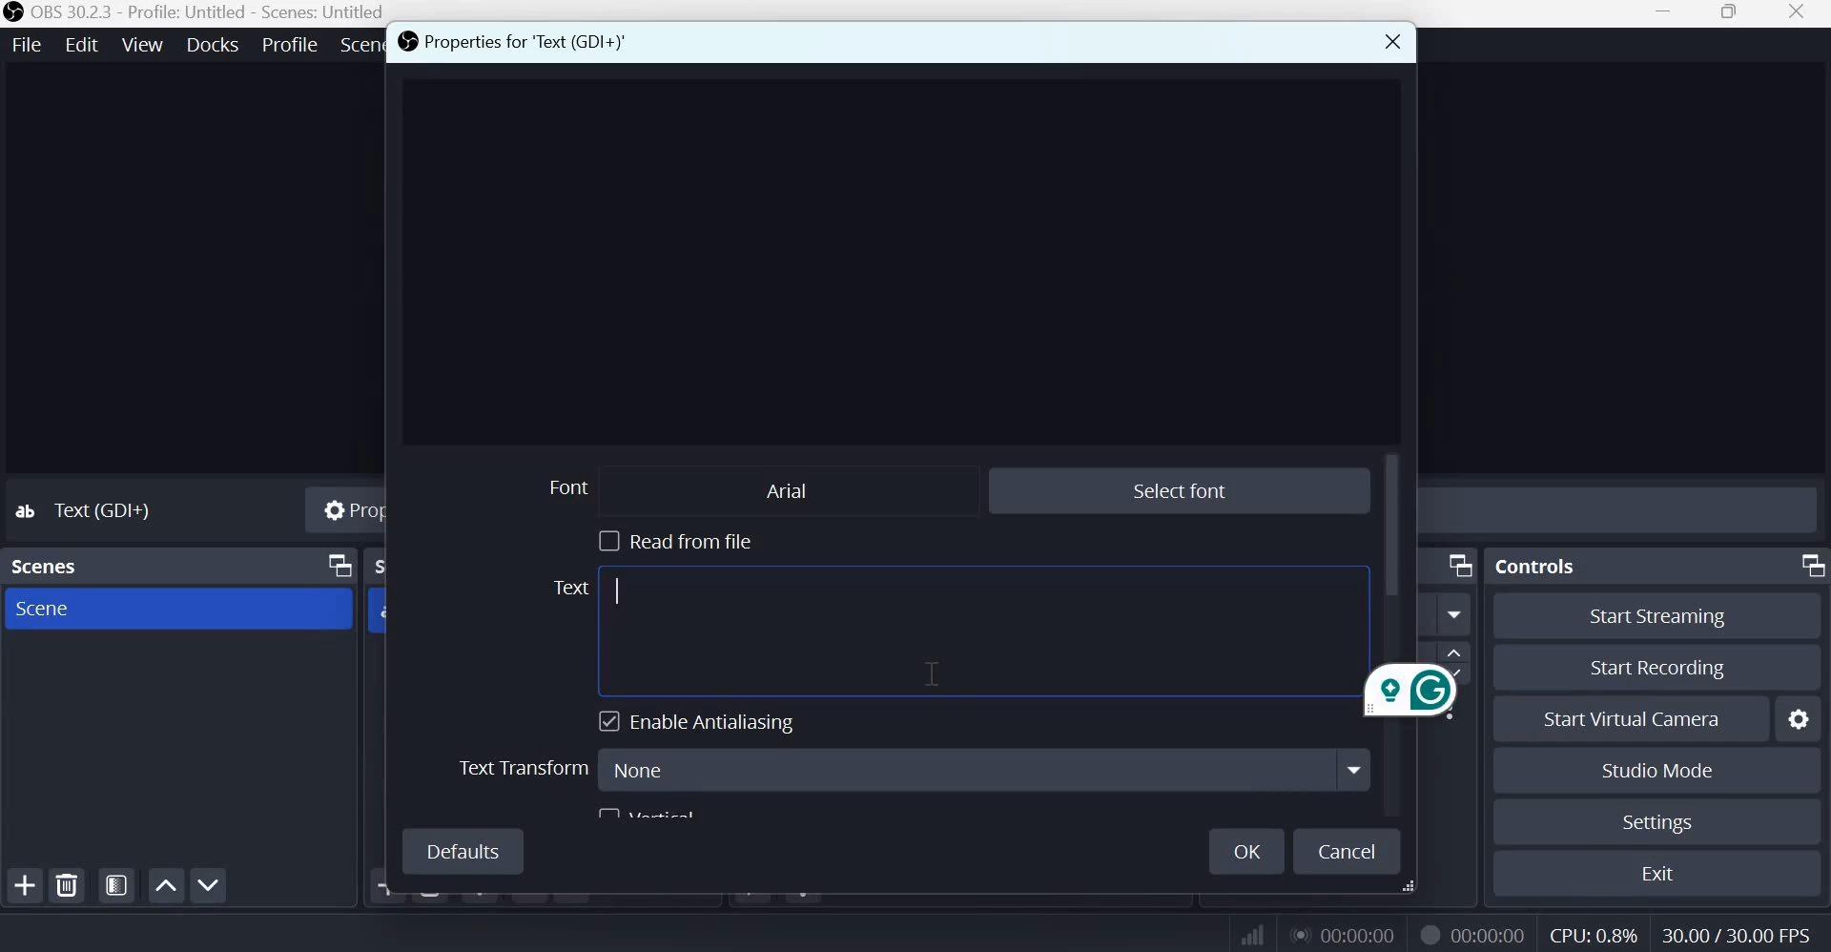 The image size is (1831, 952). Describe the element at coordinates (1340, 934) in the screenshot. I see `00:00:00` at that location.